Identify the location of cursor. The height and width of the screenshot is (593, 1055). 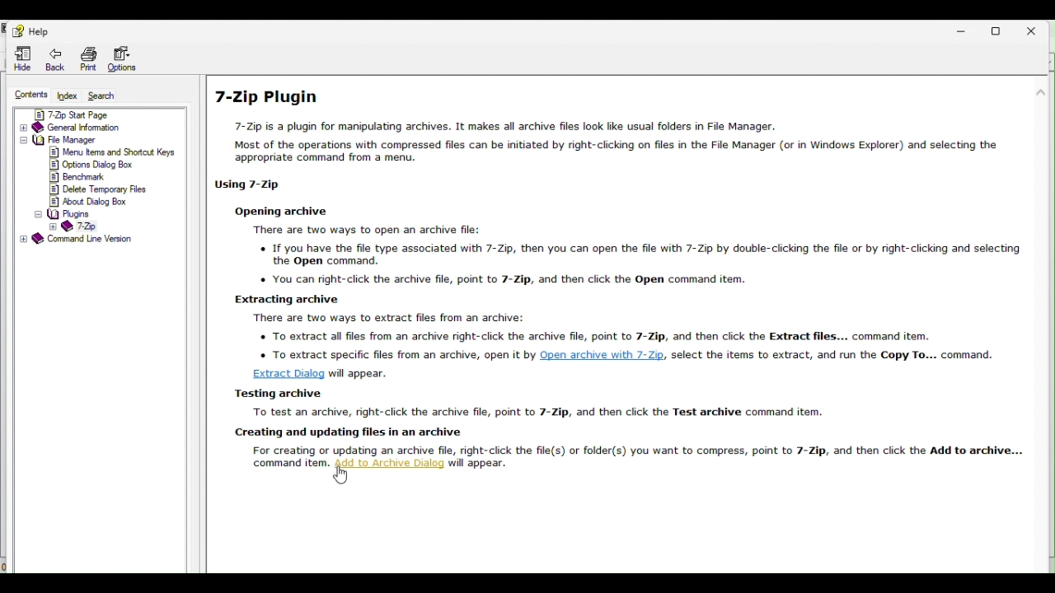
(341, 474).